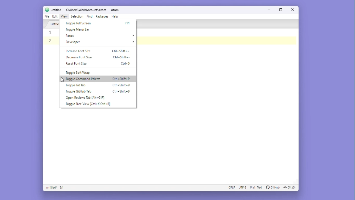 The width and height of the screenshot is (355, 200). Describe the element at coordinates (121, 86) in the screenshot. I see `ctrl+shift+9` at that location.